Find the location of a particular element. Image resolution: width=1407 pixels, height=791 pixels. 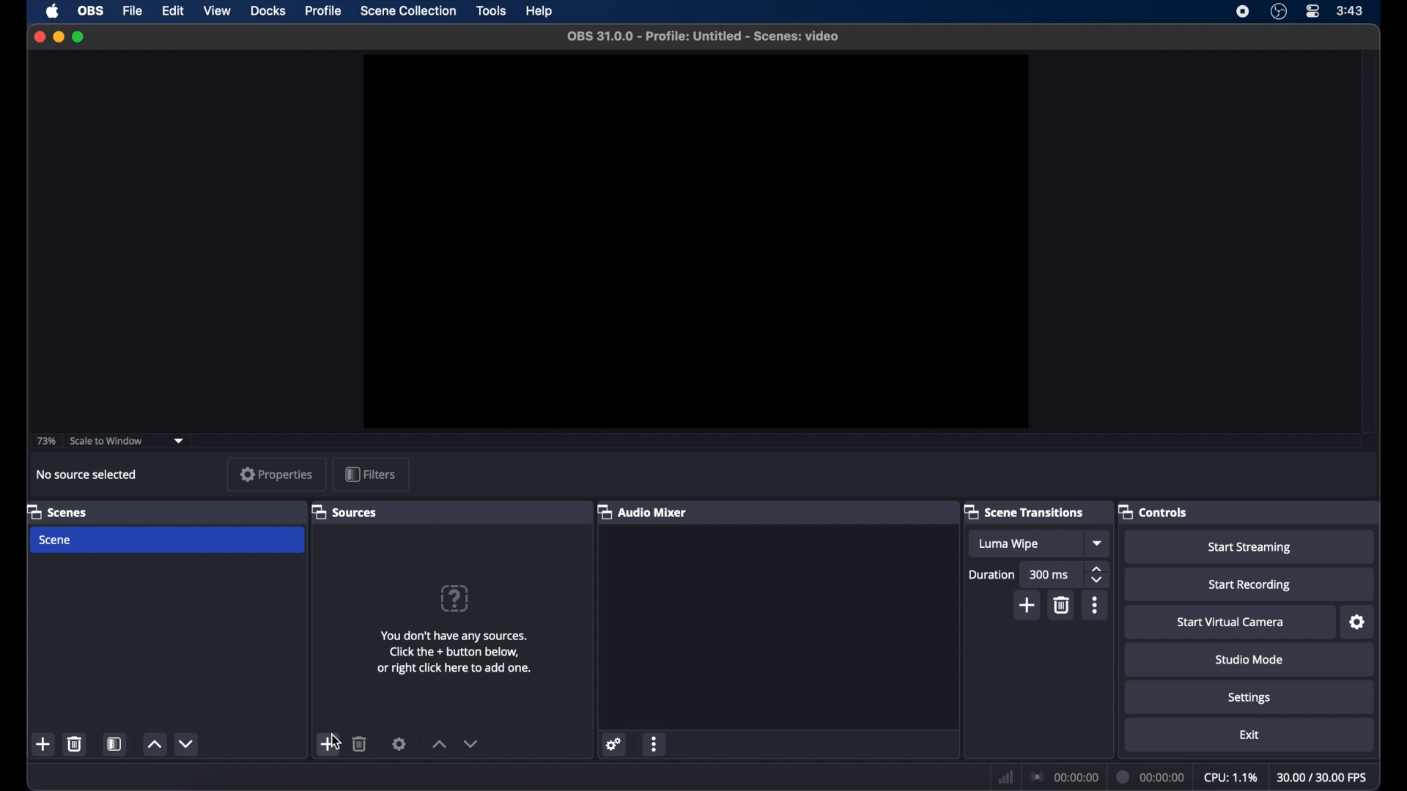

delete is located at coordinates (74, 744).